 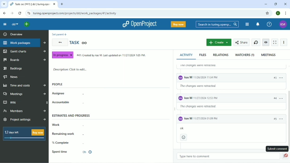 I want to click on #41: Created by Kas M. Last updated on 11/27/2024 1:05 PM, so click(x=111, y=55).